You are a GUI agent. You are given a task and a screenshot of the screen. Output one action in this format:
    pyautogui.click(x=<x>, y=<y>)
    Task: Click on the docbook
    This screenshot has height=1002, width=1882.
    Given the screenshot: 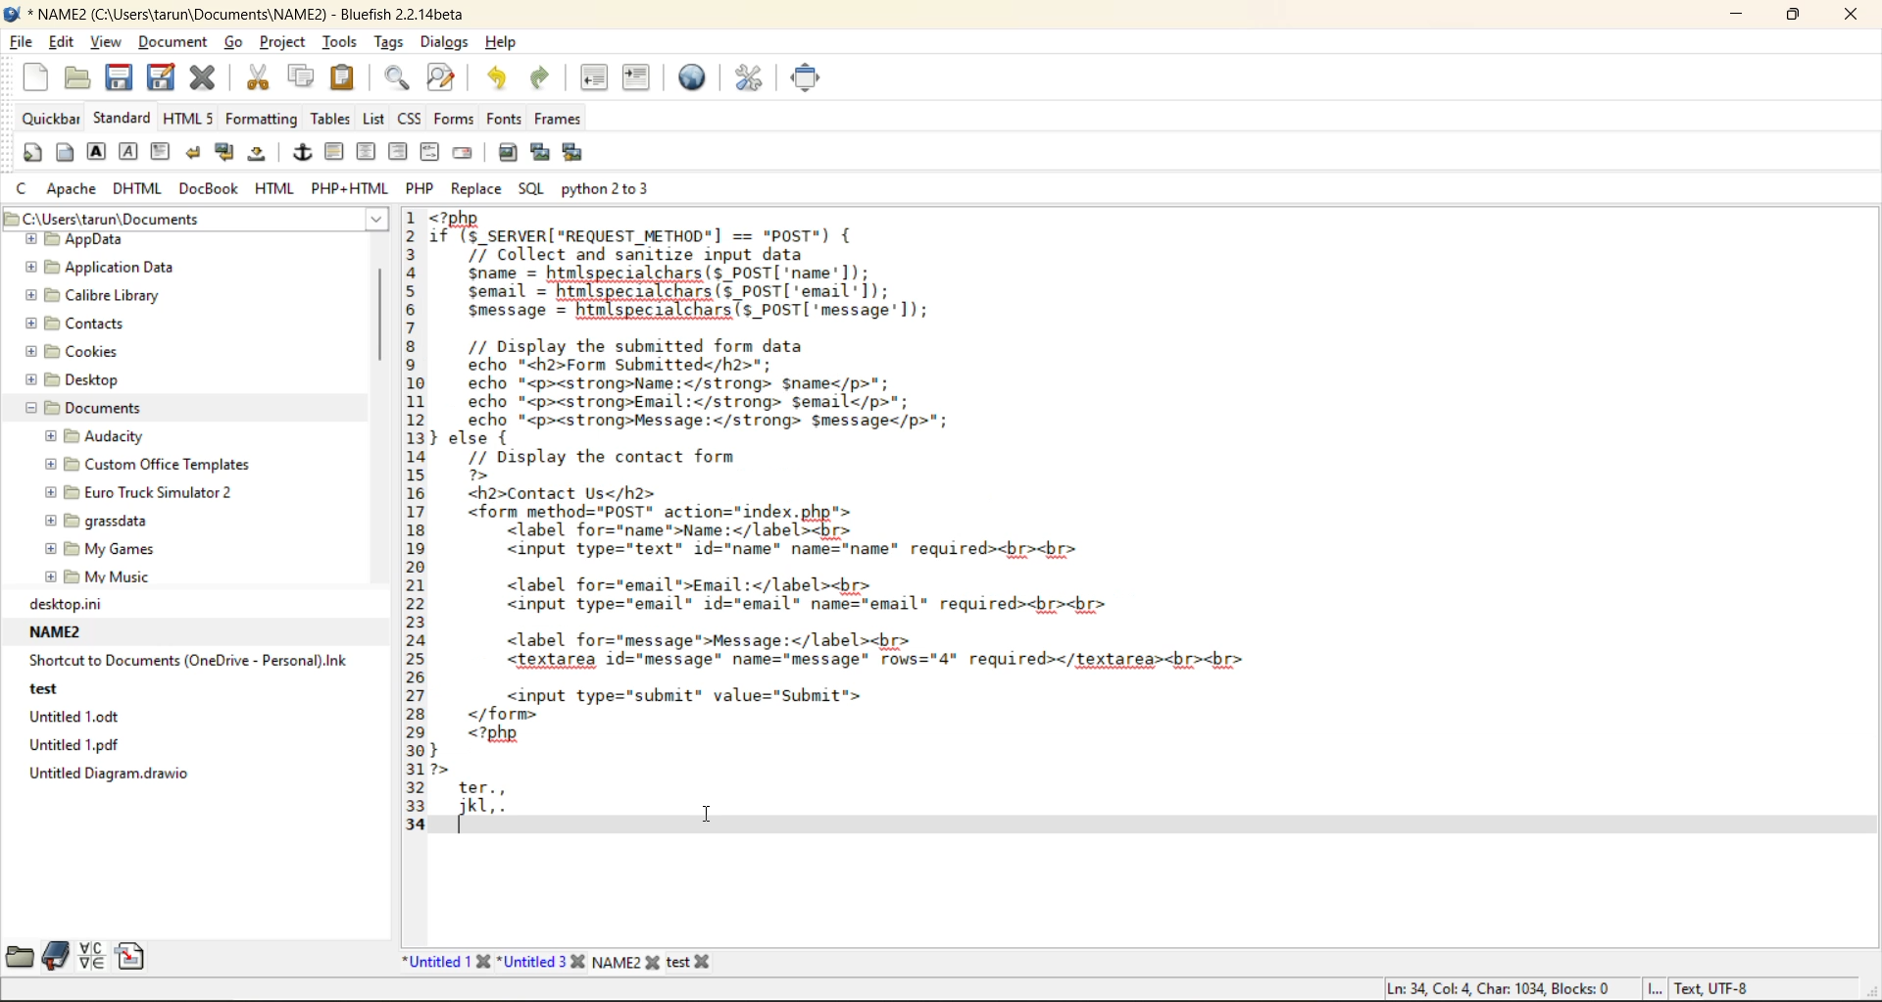 What is the action you would take?
    pyautogui.click(x=209, y=190)
    